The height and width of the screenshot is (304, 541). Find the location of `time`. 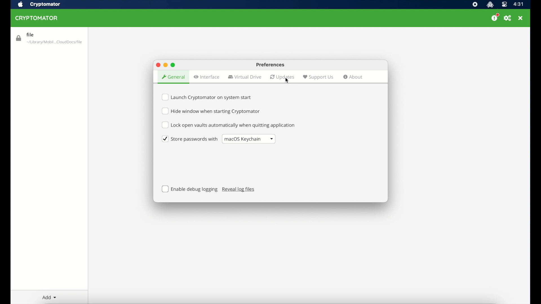

time is located at coordinates (519, 5).